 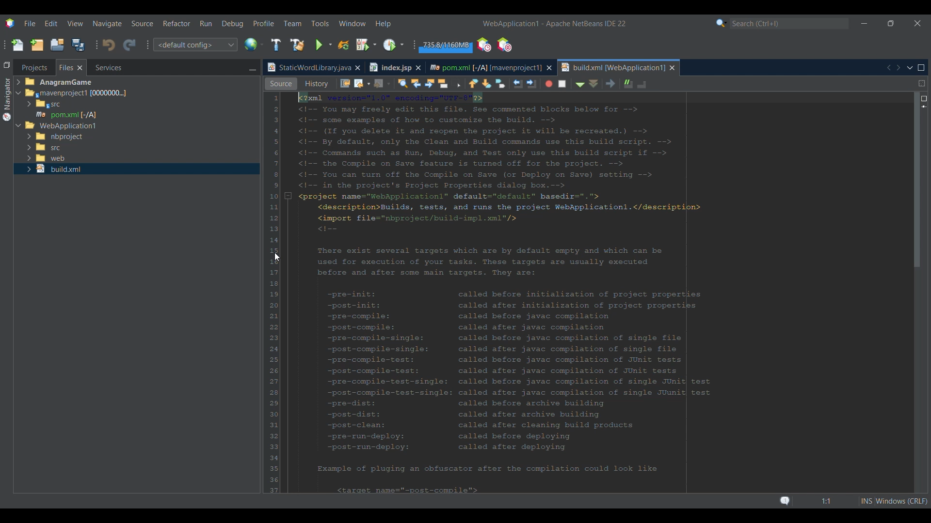 What do you see at coordinates (517, 84) in the screenshot?
I see `Find next occurrence ` at bounding box center [517, 84].